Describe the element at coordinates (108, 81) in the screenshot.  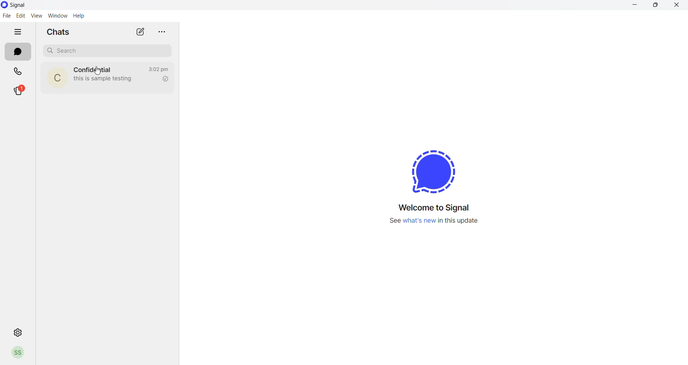
I see `last message` at that location.